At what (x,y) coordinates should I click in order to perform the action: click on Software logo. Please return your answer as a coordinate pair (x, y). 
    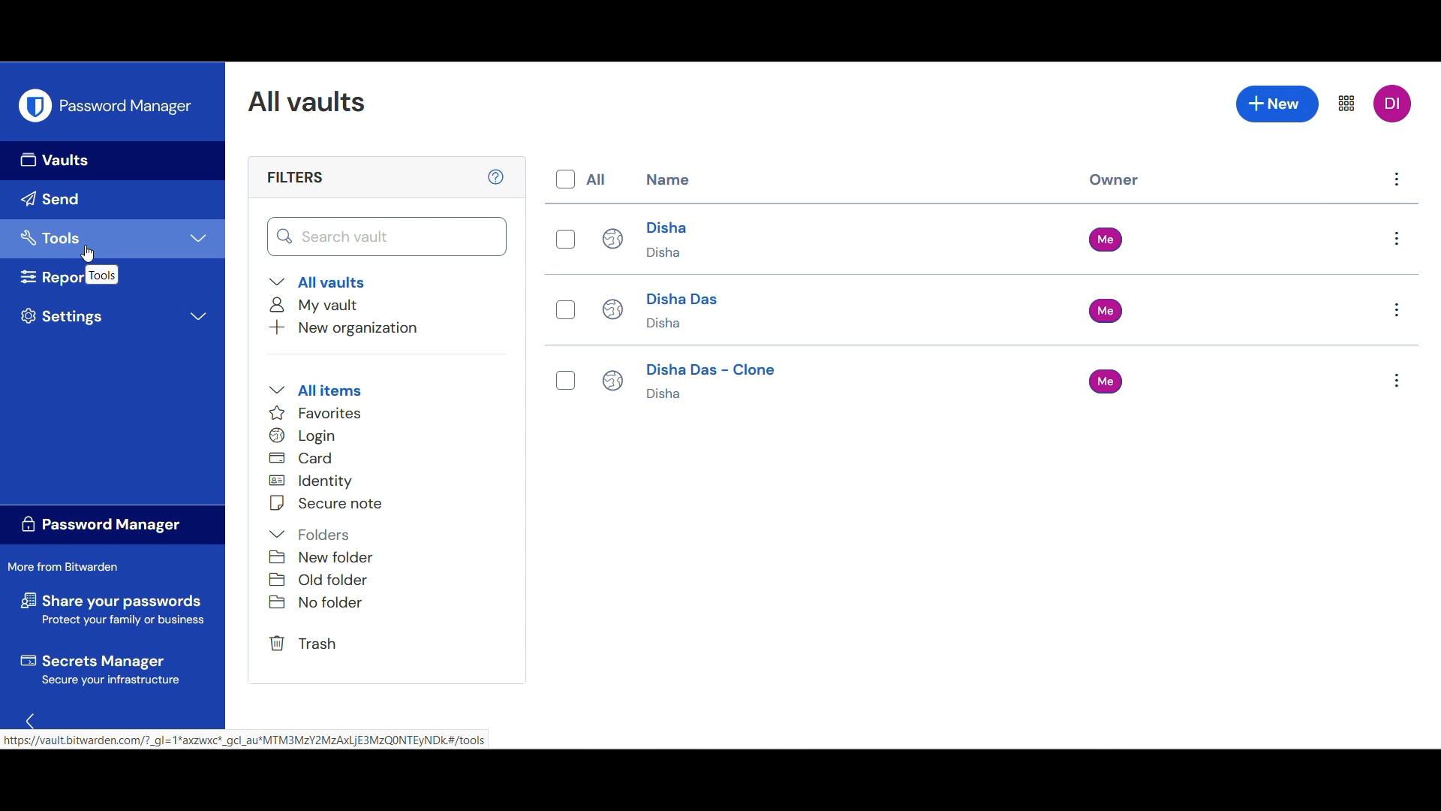
    Looking at the image, I should click on (35, 105).